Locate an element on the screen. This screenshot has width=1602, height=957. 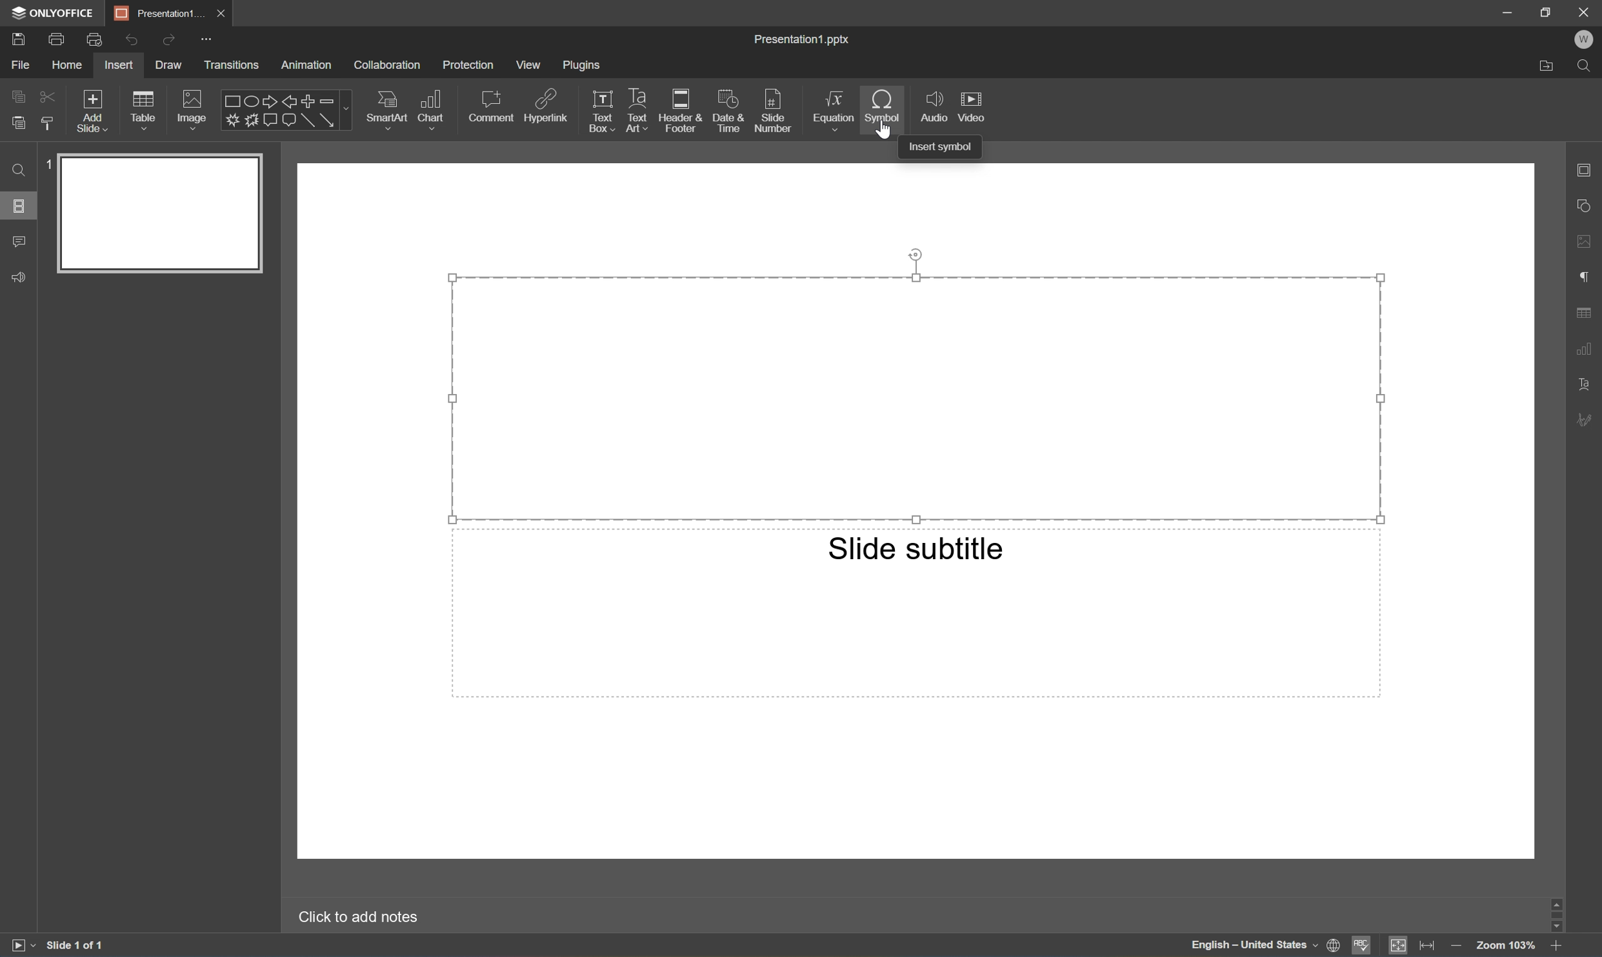
Header & Footer is located at coordinates (683, 110).